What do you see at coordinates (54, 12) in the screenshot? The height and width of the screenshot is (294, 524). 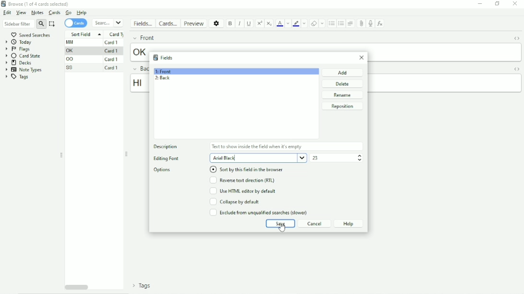 I see `Cards` at bounding box center [54, 12].